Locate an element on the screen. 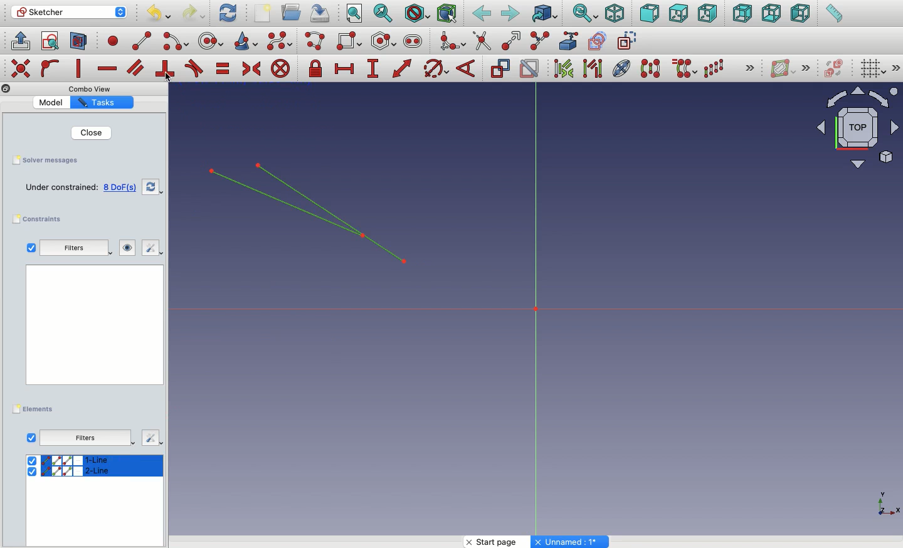  Constrain parallel is located at coordinates (135, 68).